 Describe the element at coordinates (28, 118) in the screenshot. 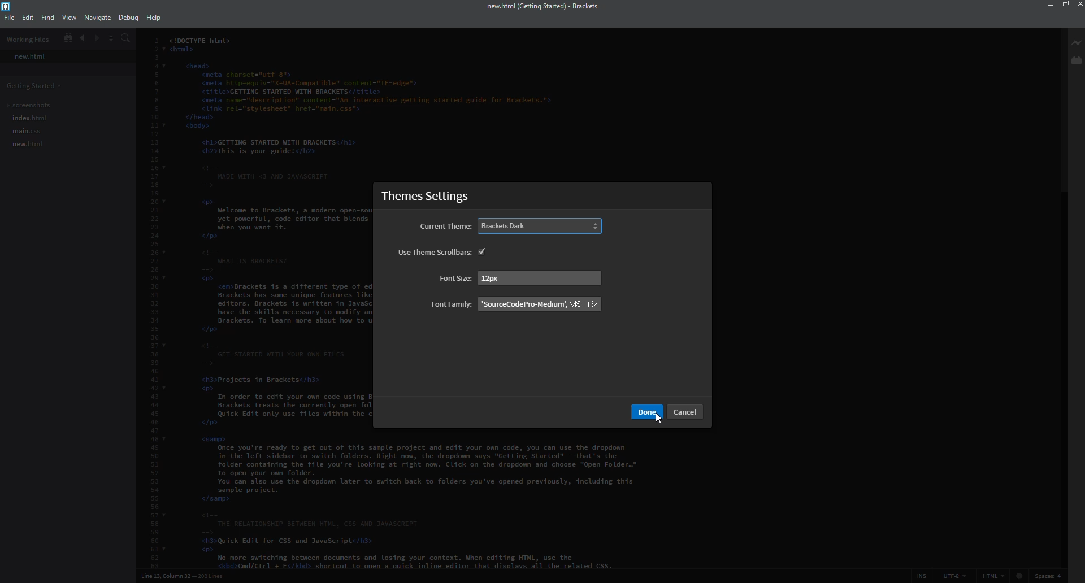

I see `index` at that location.